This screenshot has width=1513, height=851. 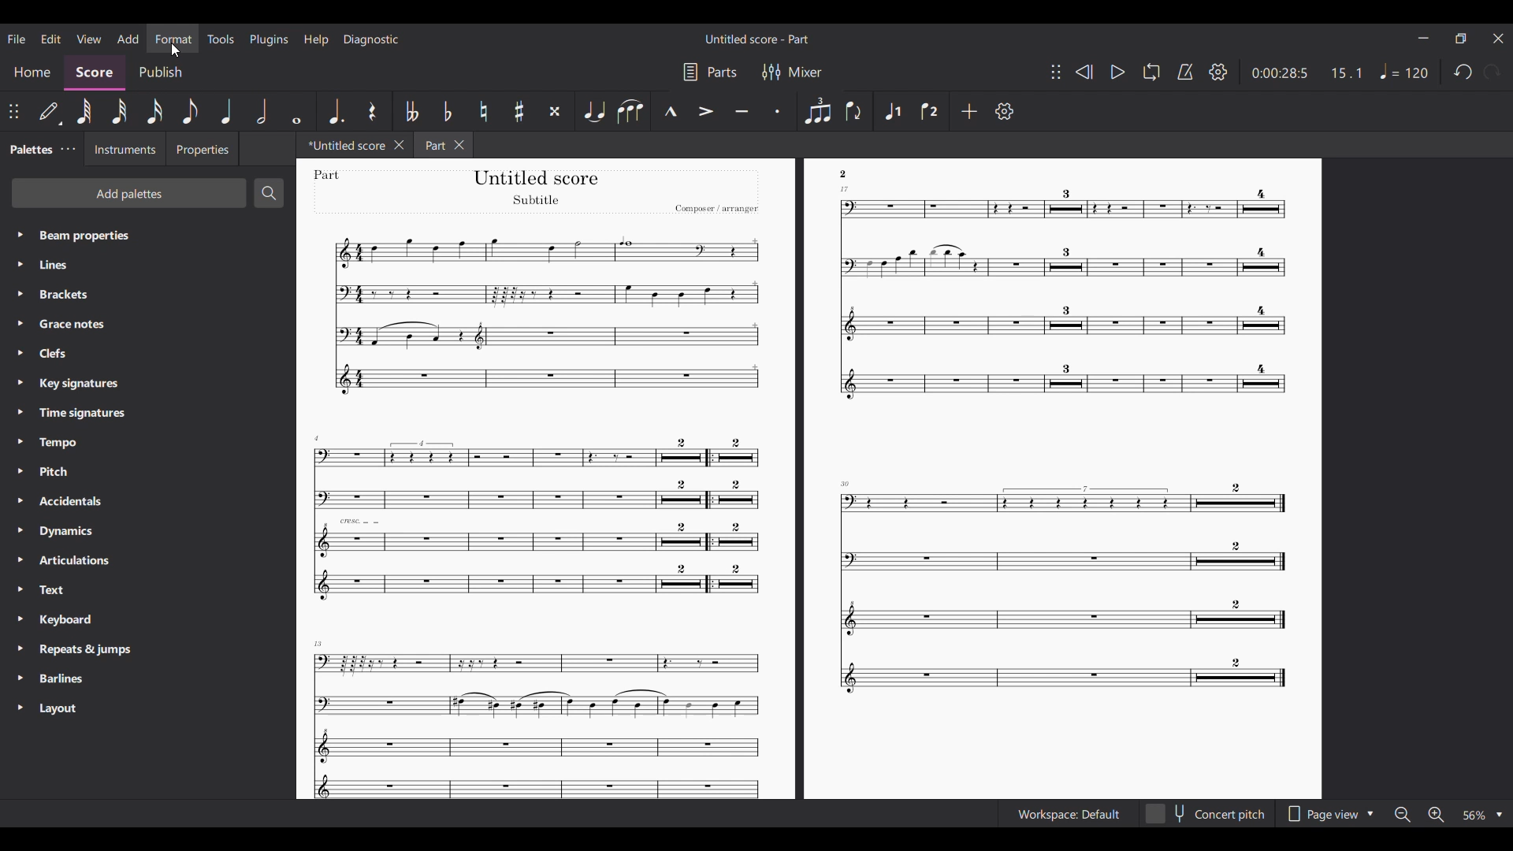 What do you see at coordinates (1084, 72) in the screenshot?
I see `Rewind` at bounding box center [1084, 72].